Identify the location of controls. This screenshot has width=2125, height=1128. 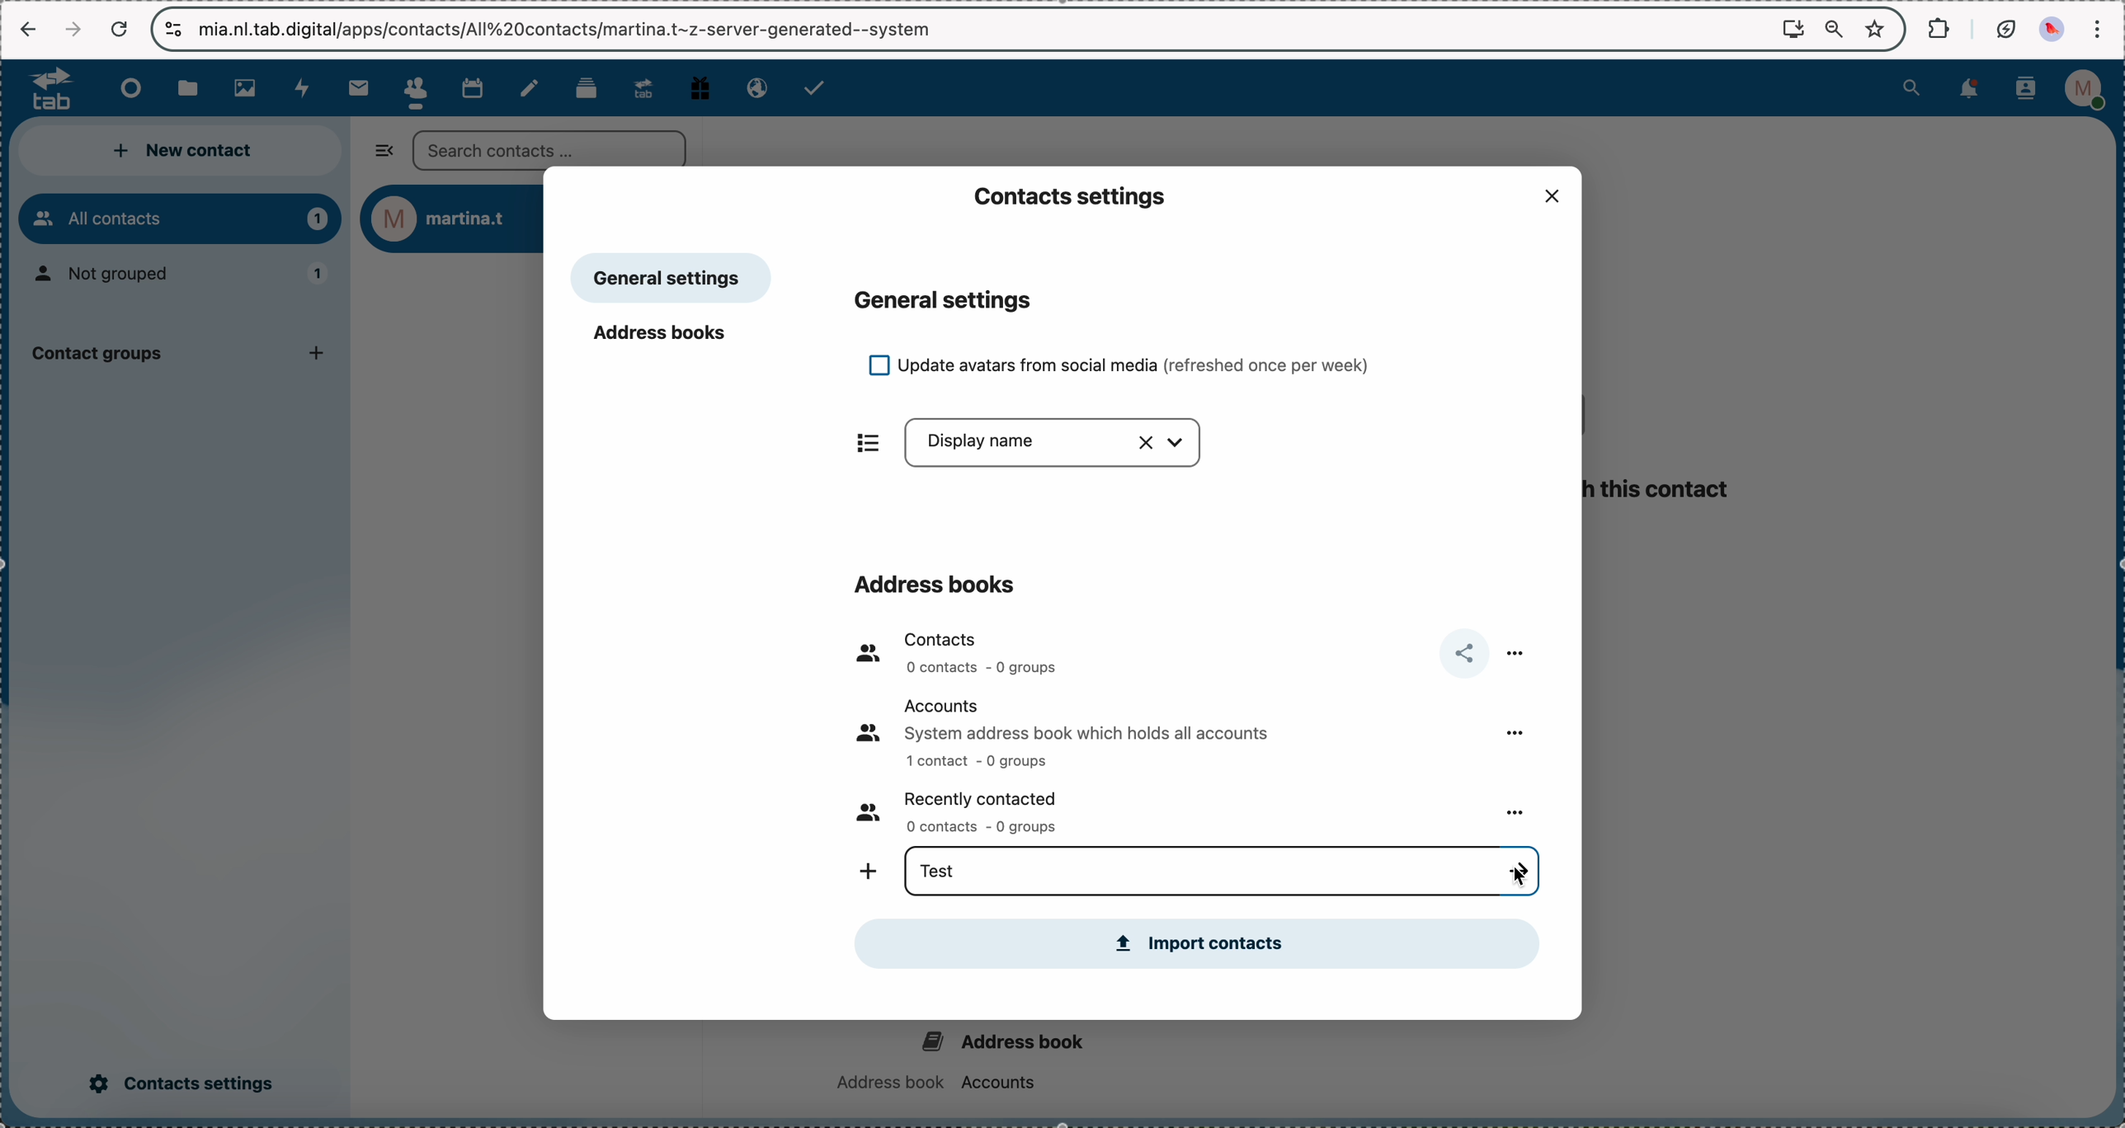
(172, 27).